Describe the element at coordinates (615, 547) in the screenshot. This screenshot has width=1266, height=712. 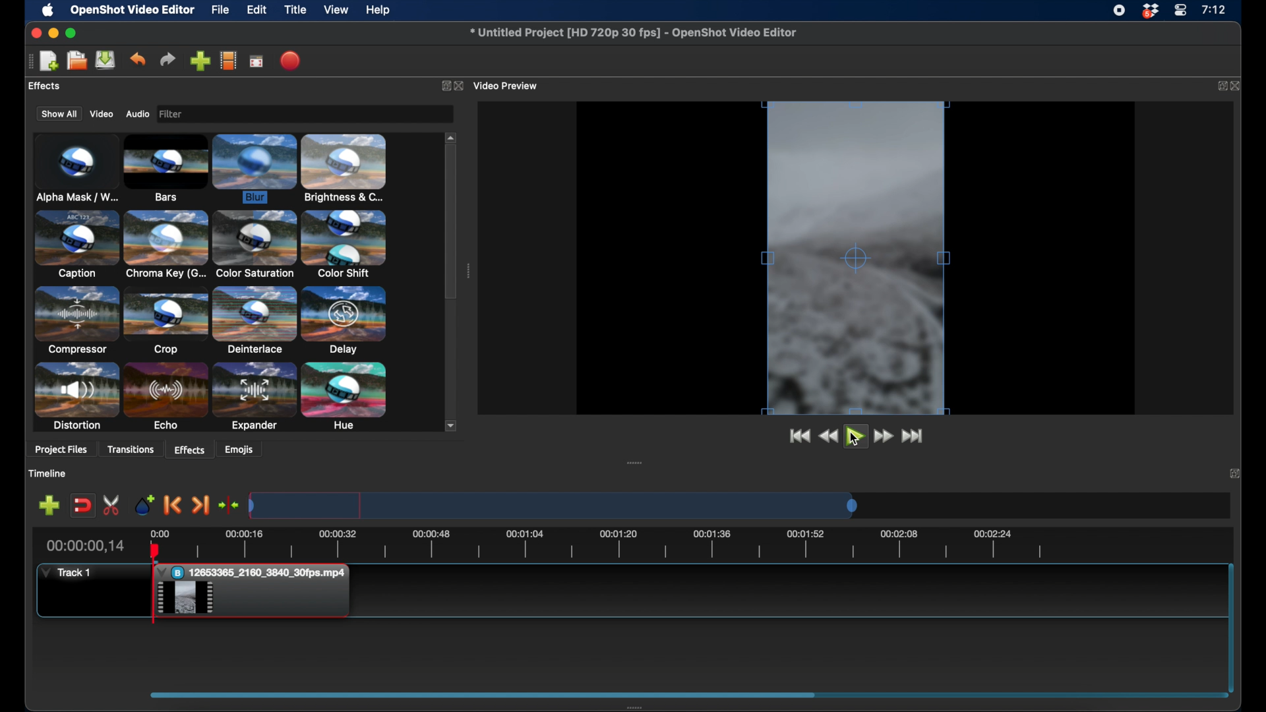
I see `timeline` at that location.